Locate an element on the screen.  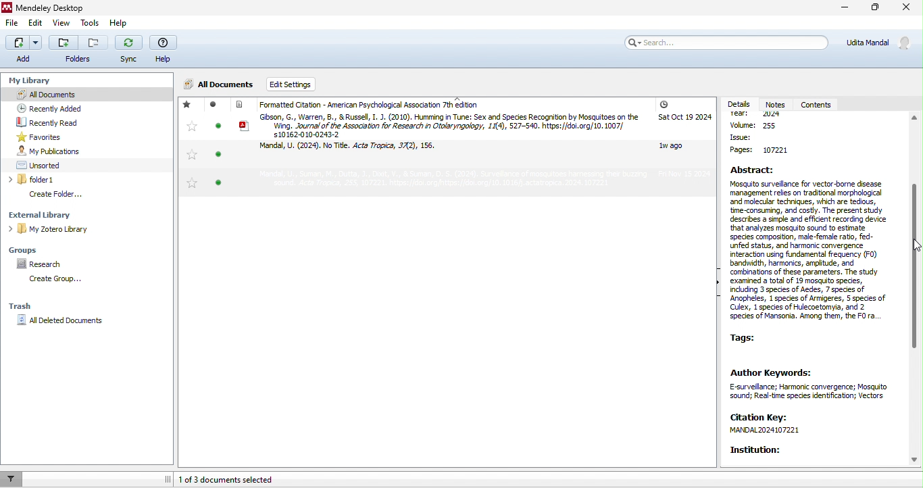
all deleted documents is located at coordinates (68, 322).